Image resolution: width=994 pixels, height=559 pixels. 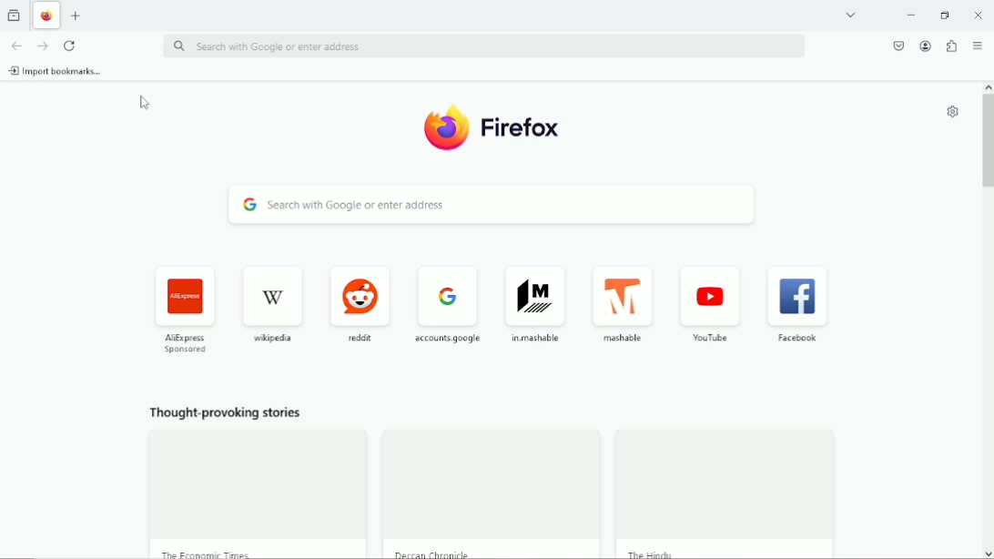 What do you see at coordinates (538, 304) in the screenshot?
I see `in.mashable` at bounding box center [538, 304].